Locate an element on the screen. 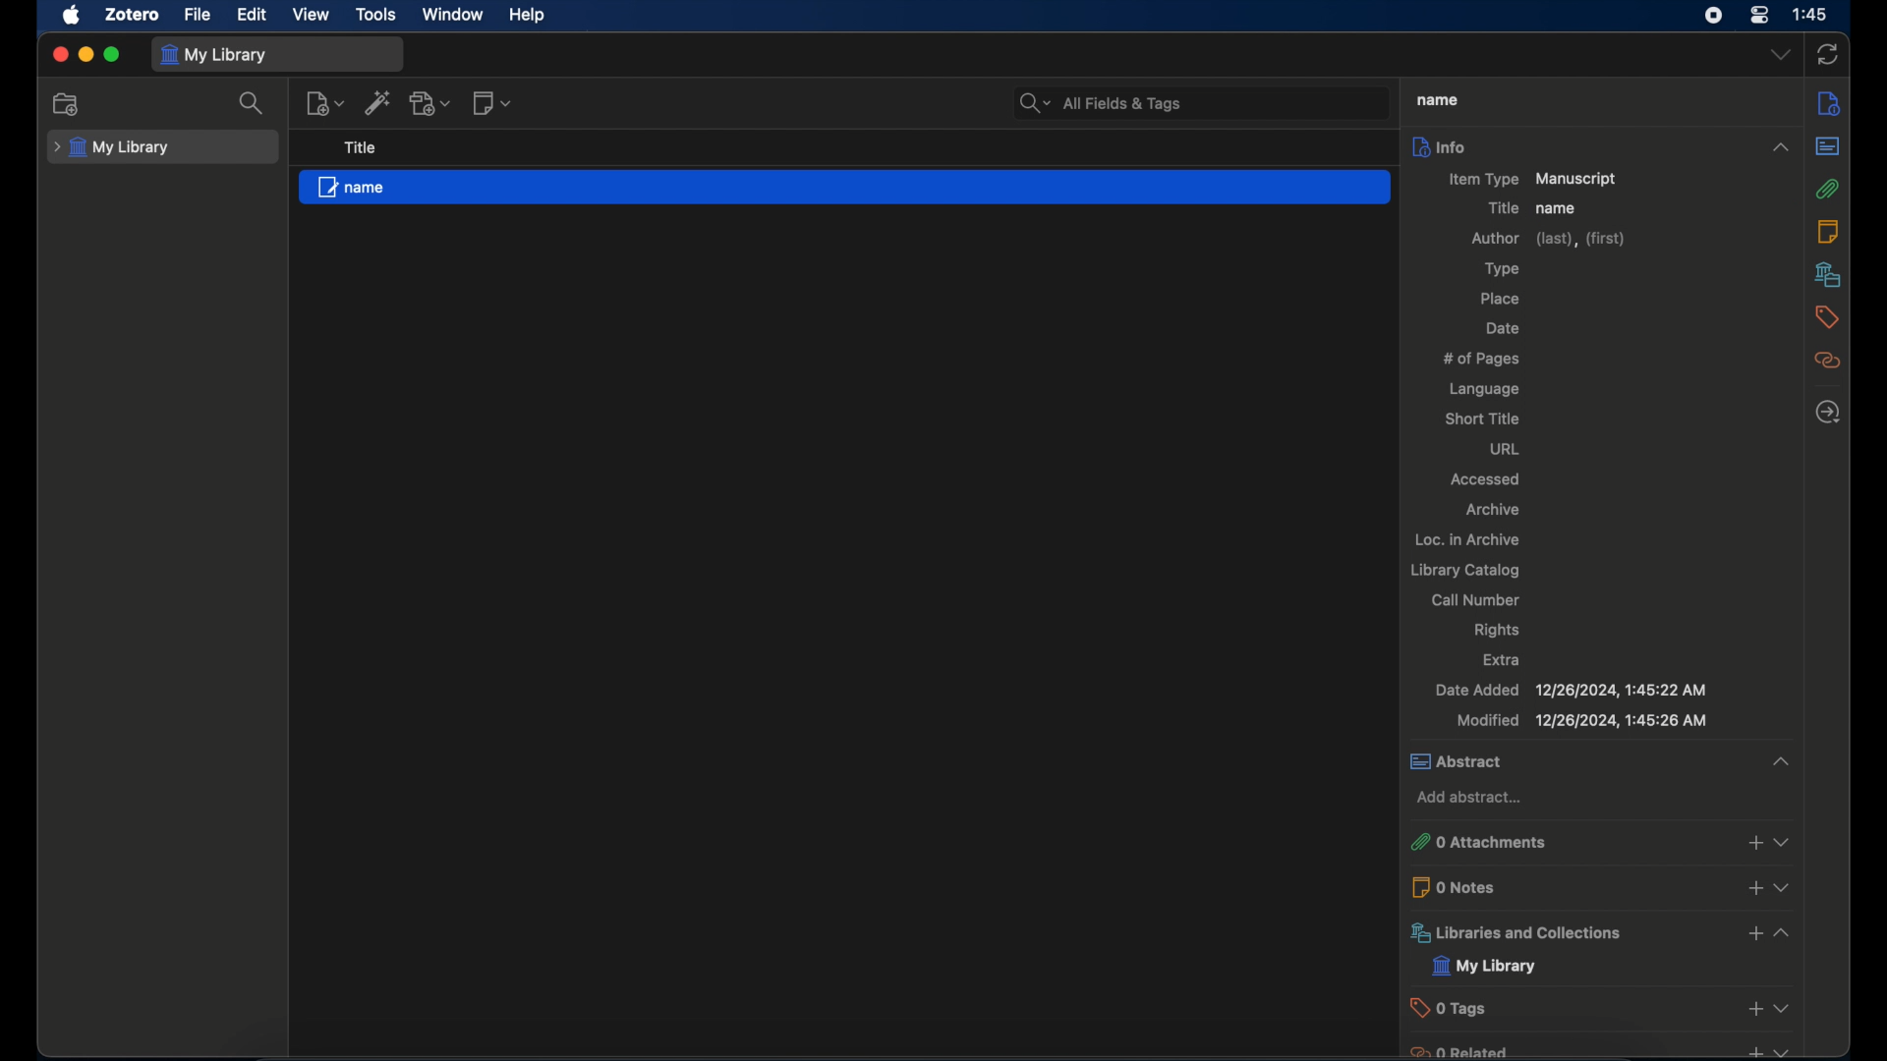 The image size is (1887, 1061). apple is located at coordinates (70, 15).